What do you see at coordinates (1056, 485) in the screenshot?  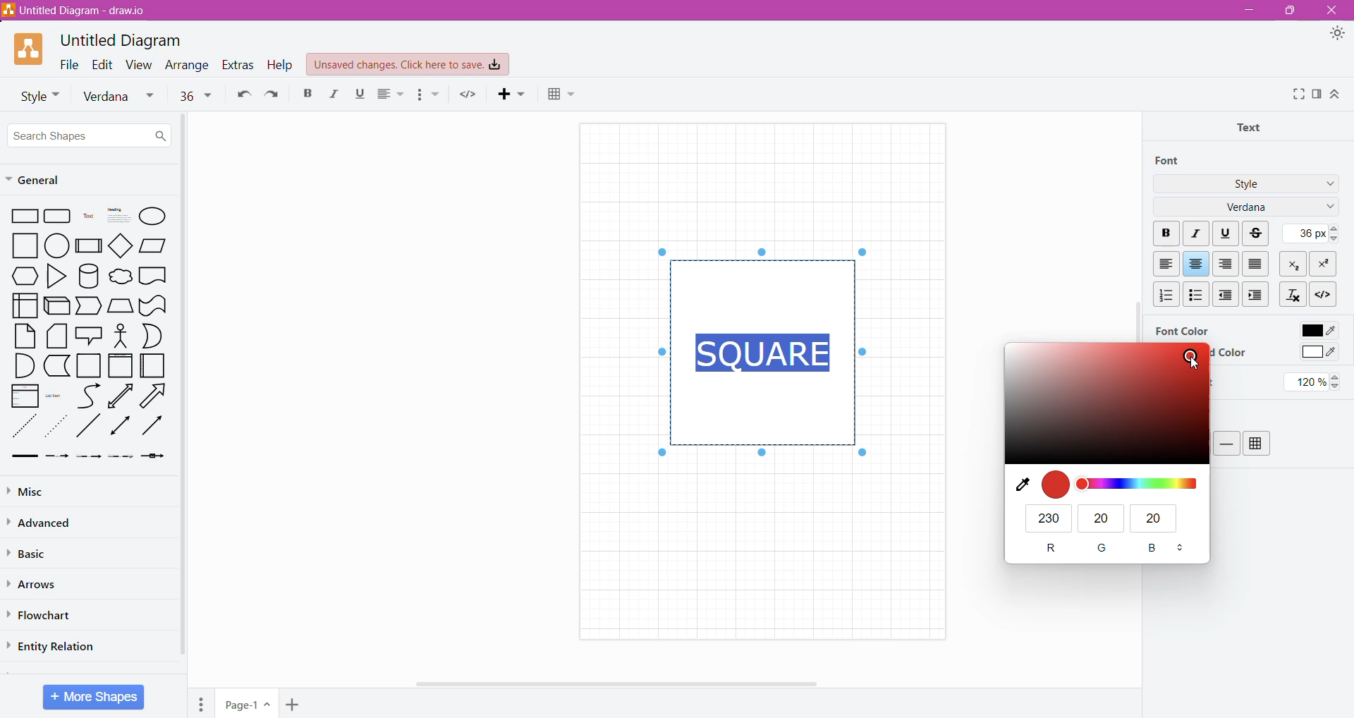 I see `red color` at bounding box center [1056, 485].